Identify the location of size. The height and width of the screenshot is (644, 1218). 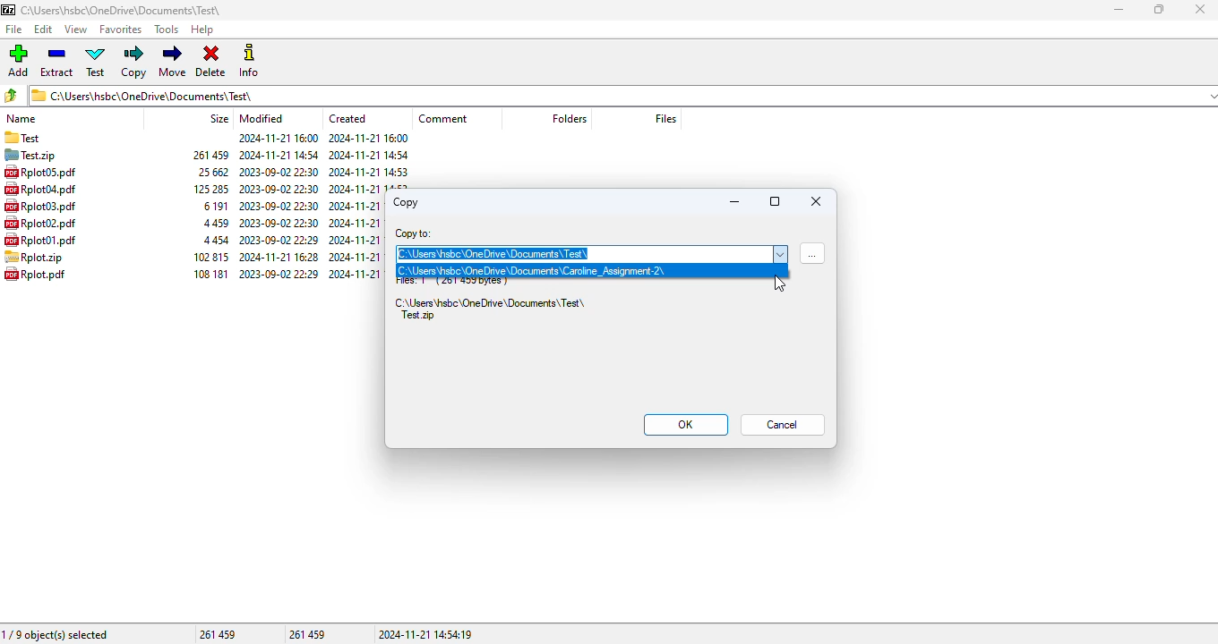
(209, 189).